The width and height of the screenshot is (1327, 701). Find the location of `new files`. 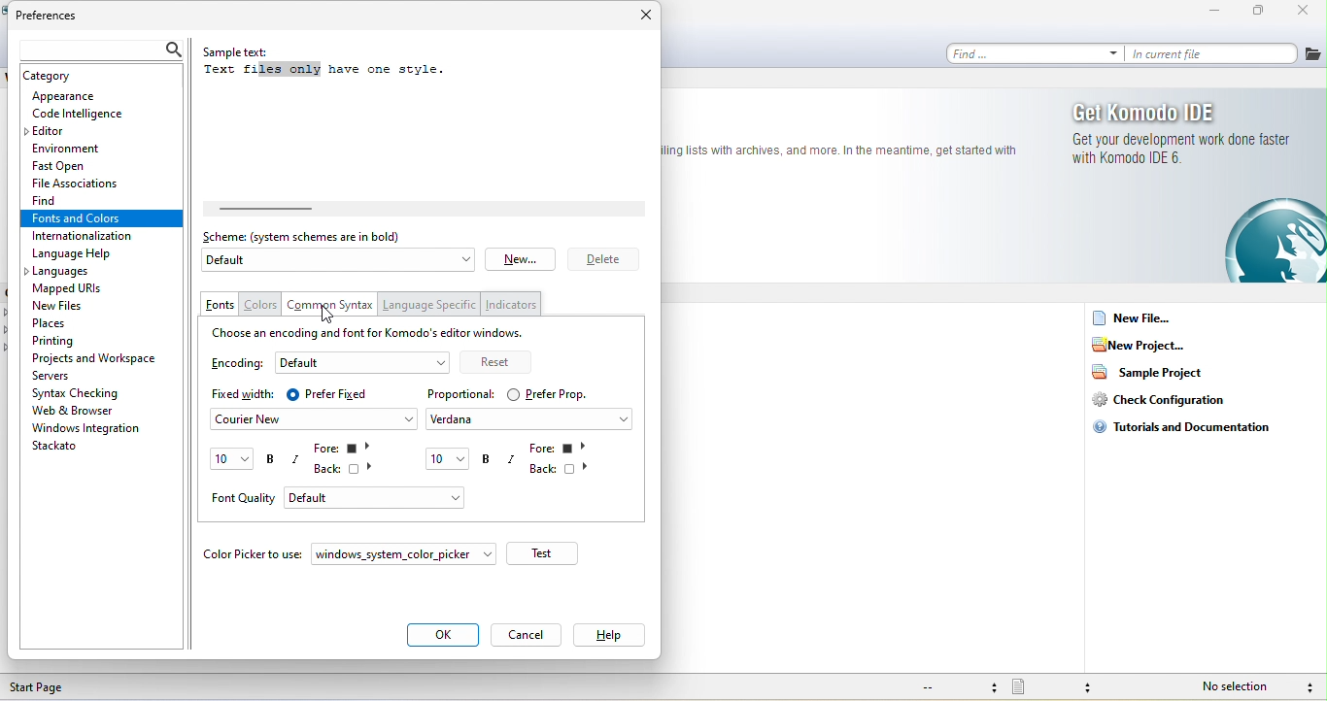

new files is located at coordinates (63, 307).